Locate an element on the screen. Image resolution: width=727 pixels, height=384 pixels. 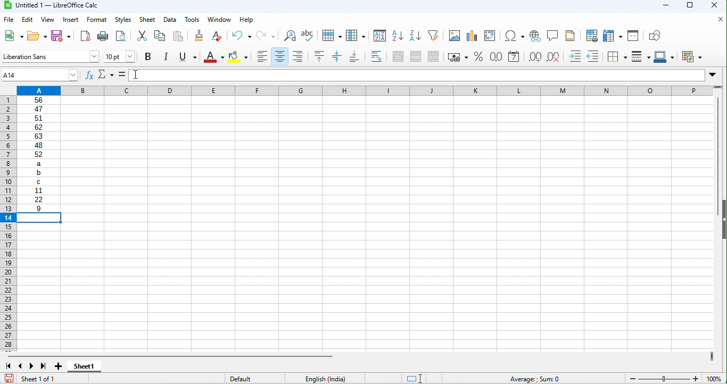
edit is located at coordinates (27, 19).